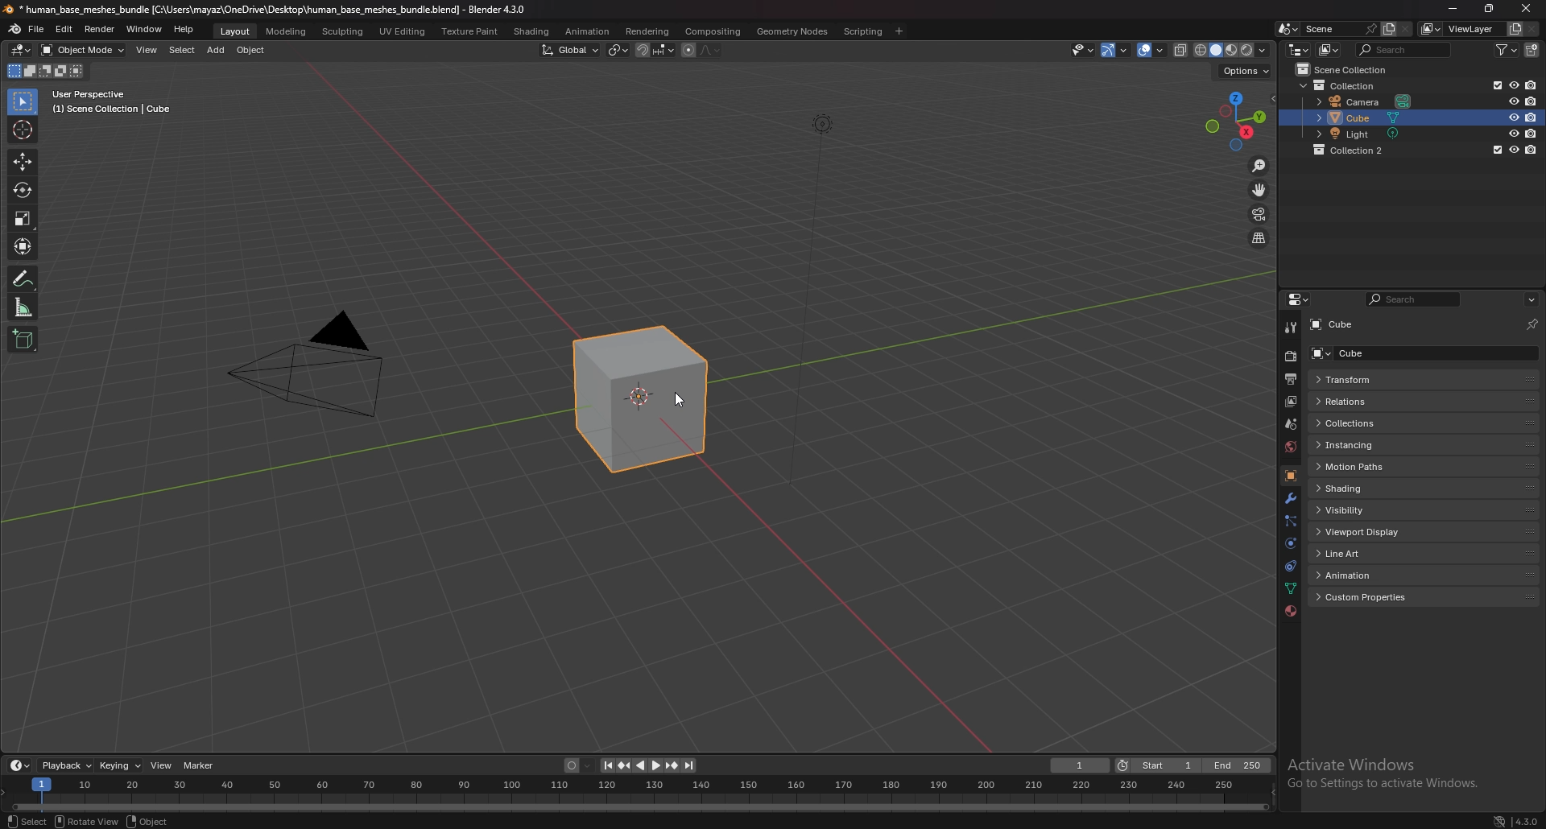 This screenshot has height=829, width=1546. What do you see at coordinates (1079, 766) in the screenshot?
I see `current frame` at bounding box center [1079, 766].